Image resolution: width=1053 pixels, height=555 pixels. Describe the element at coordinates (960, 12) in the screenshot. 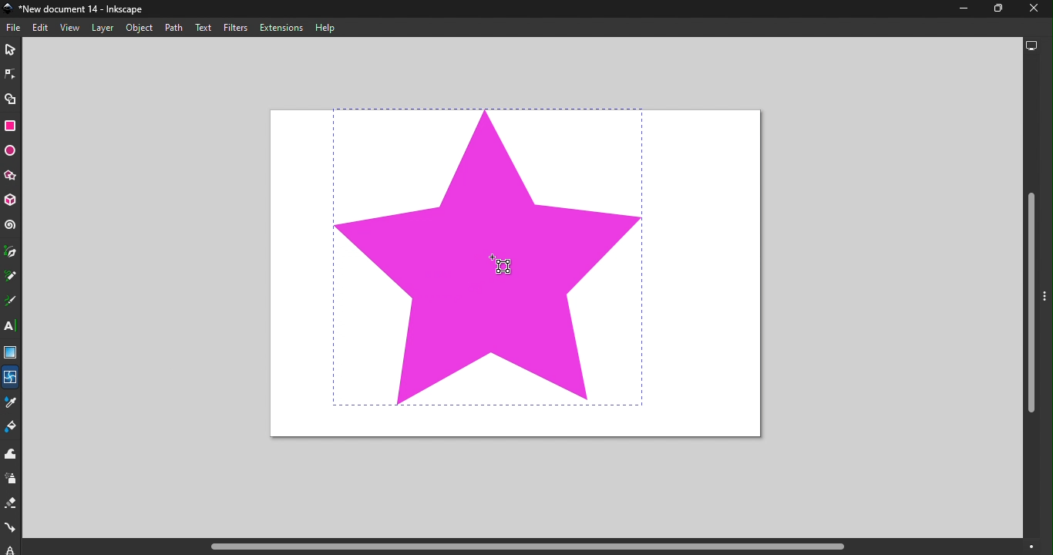

I see `Minimize` at that location.